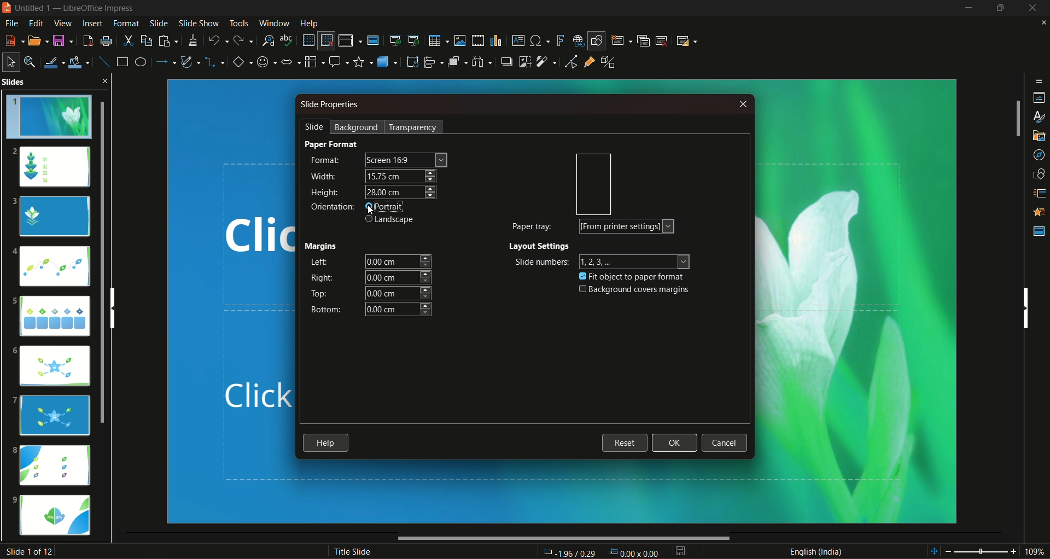 The width and height of the screenshot is (1050, 559). What do you see at coordinates (627, 226) in the screenshot?
I see `form printer settings` at bounding box center [627, 226].